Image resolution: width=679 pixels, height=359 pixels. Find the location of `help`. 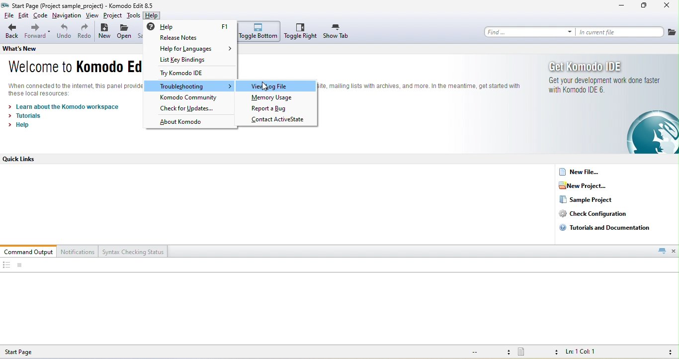

help is located at coordinates (192, 26).